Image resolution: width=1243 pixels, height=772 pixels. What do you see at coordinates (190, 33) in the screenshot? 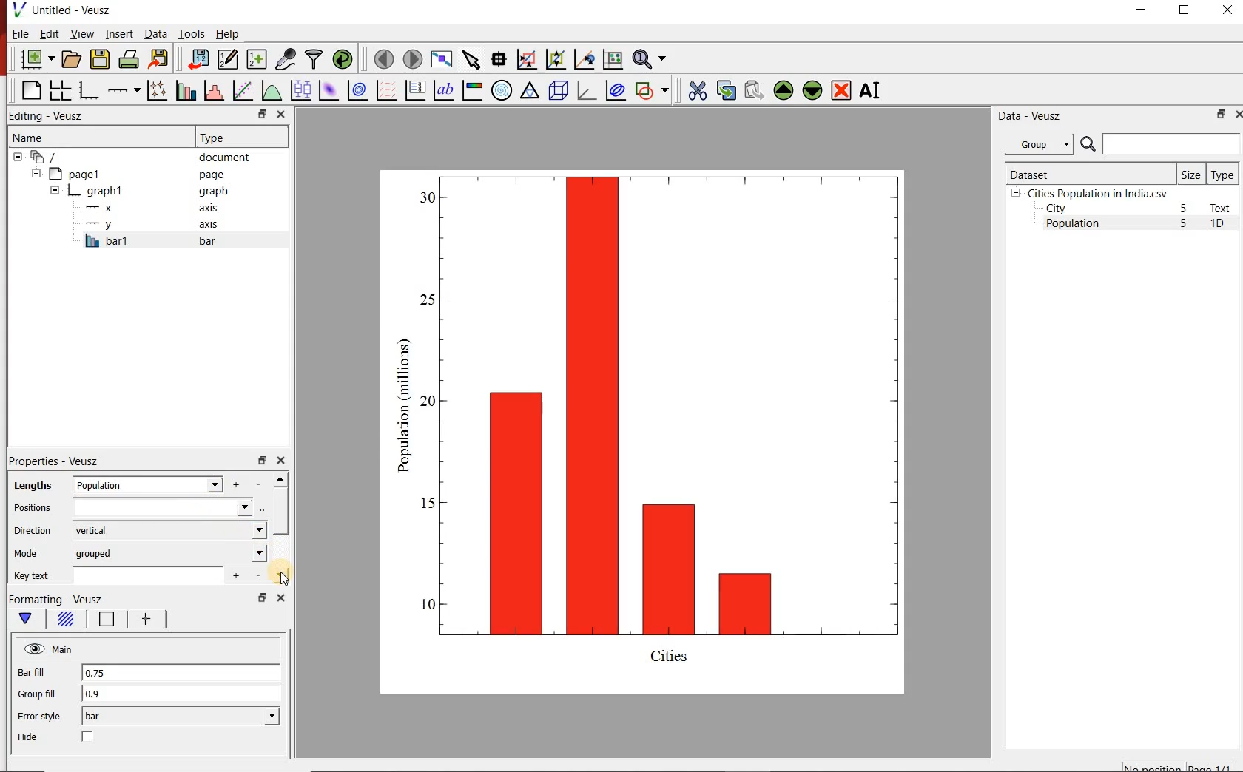
I see `Tools` at bounding box center [190, 33].